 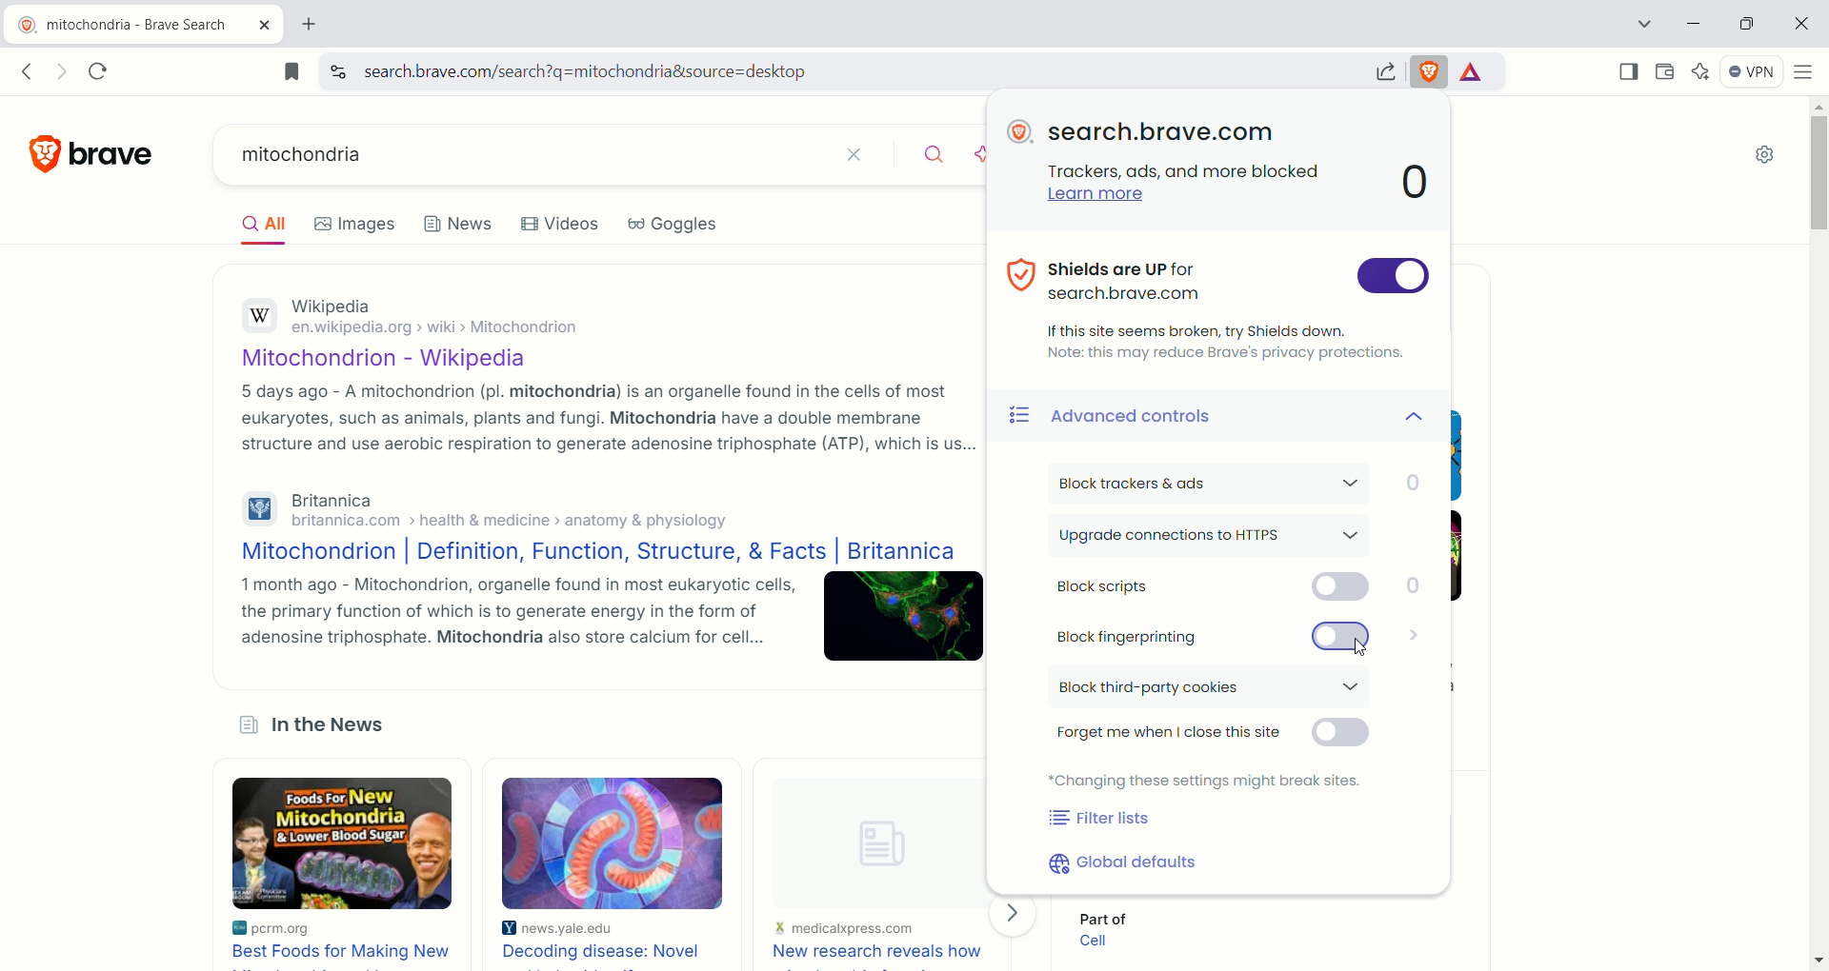 I want to click on reload this page, so click(x=101, y=70).